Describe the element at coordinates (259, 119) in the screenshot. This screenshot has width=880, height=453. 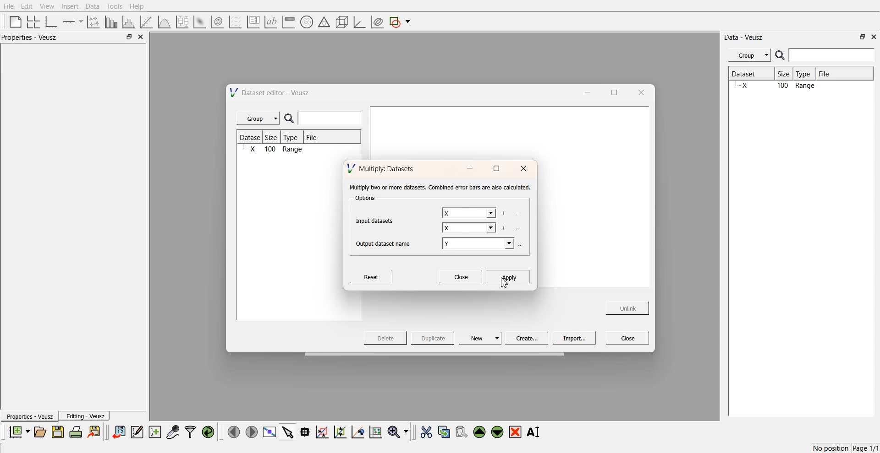
I see `Group |` at that location.